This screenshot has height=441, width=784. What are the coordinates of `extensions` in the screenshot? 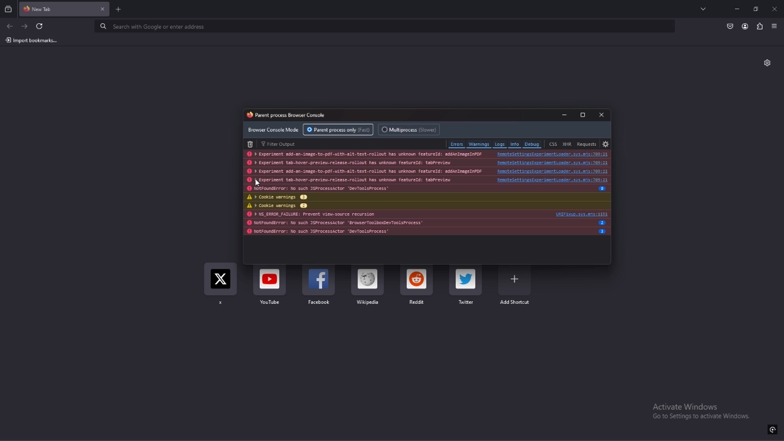 It's located at (759, 27).